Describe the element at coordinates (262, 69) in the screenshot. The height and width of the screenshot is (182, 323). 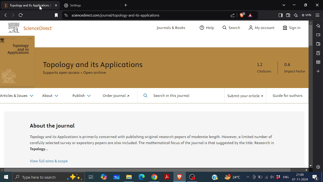
I see `12
Citescore` at that location.